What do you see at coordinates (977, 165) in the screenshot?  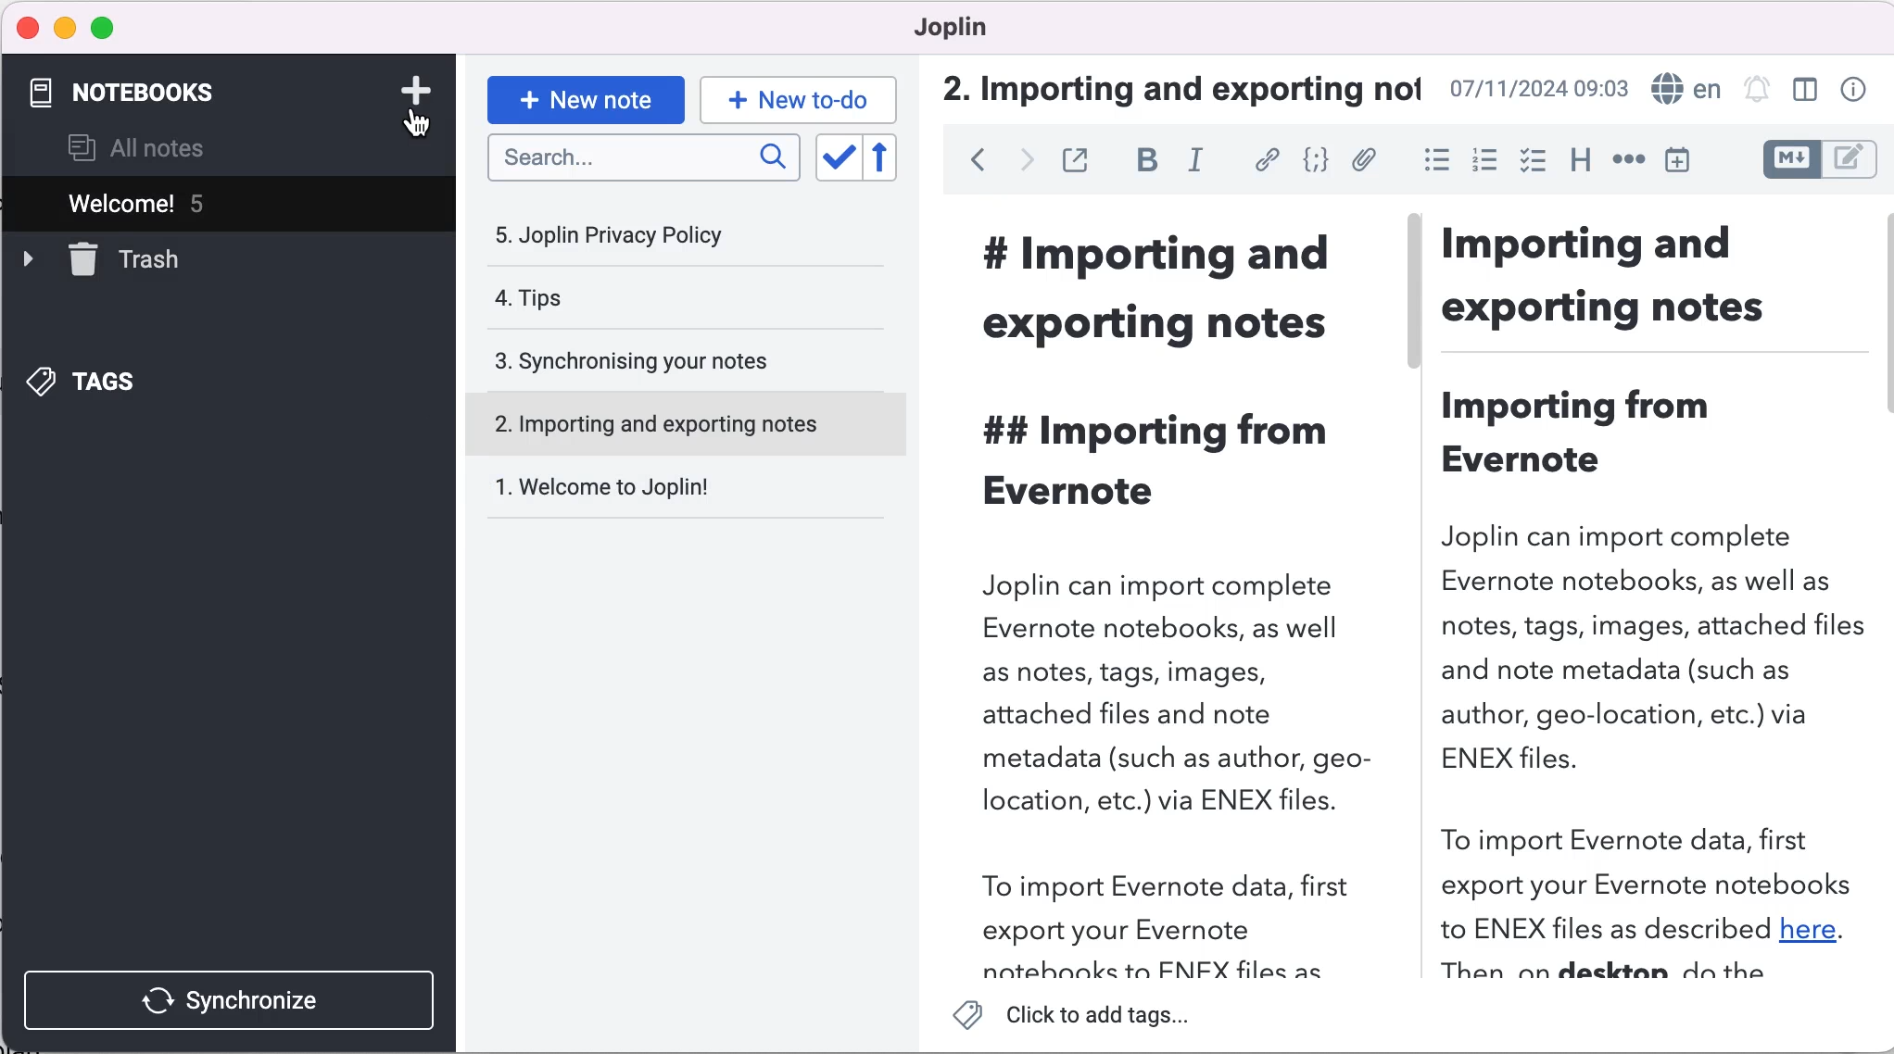 I see `back` at bounding box center [977, 165].